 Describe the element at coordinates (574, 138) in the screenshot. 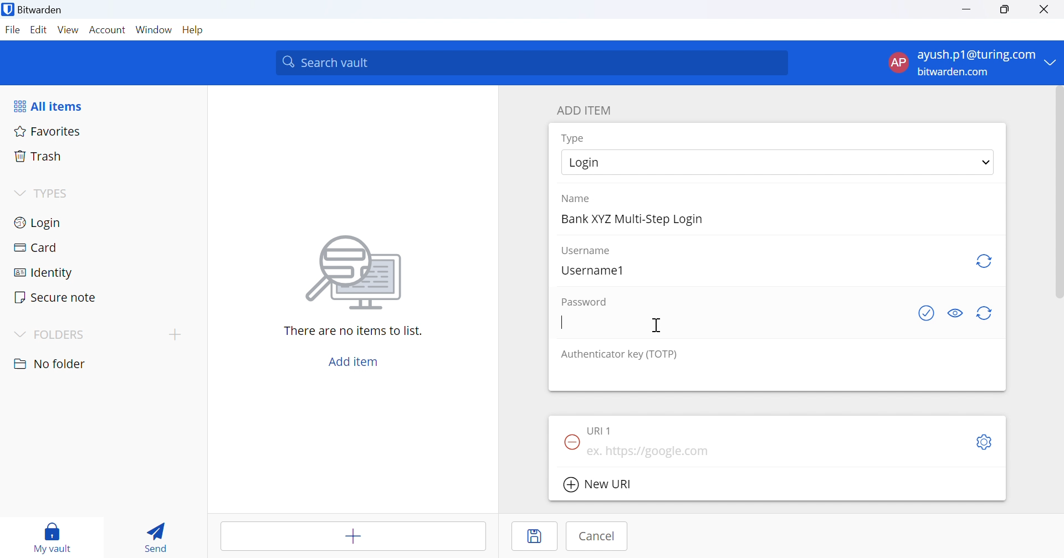

I see `Type` at that location.